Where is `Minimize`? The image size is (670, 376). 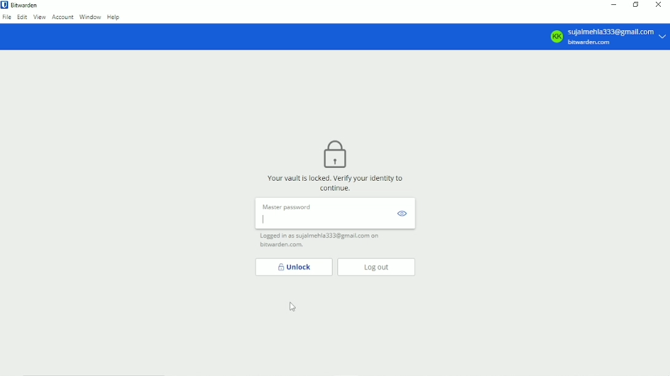
Minimize is located at coordinates (614, 4).